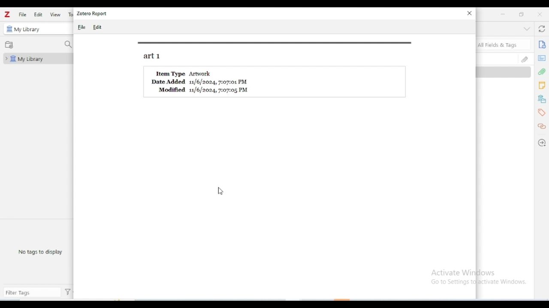 Image resolution: width=549 pixels, height=308 pixels. I want to click on no tags to display, so click(40, 252).